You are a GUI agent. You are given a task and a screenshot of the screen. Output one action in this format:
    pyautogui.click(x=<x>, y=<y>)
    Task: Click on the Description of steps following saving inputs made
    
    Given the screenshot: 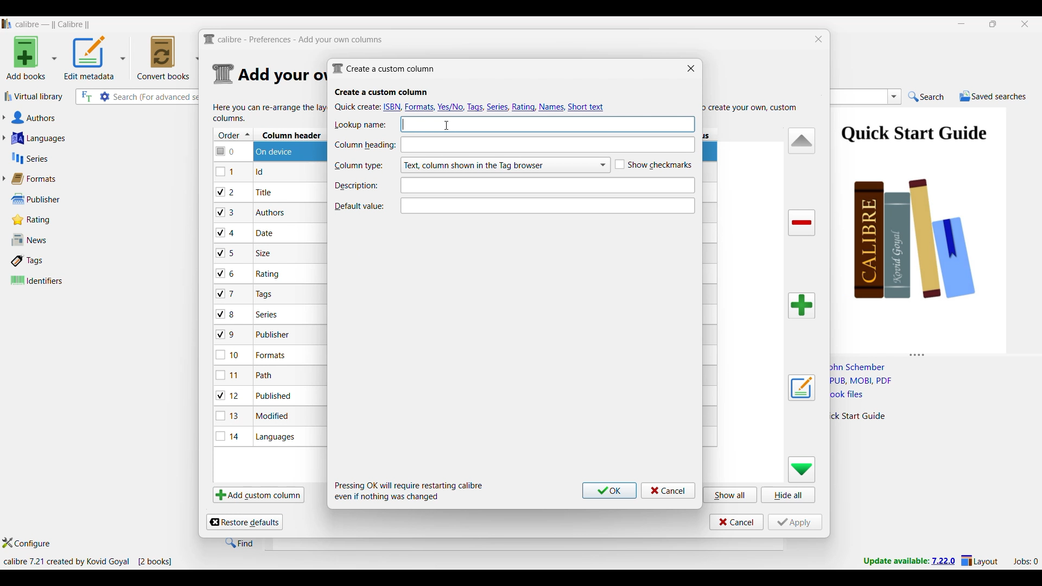 What is the action you would take?
    pyautogui.click(x=409, y=491)
    